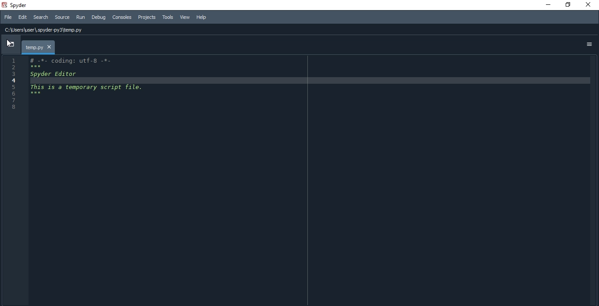 This screenshot has height=306, width=599. I want to click on Consoles, so click(121, 17).